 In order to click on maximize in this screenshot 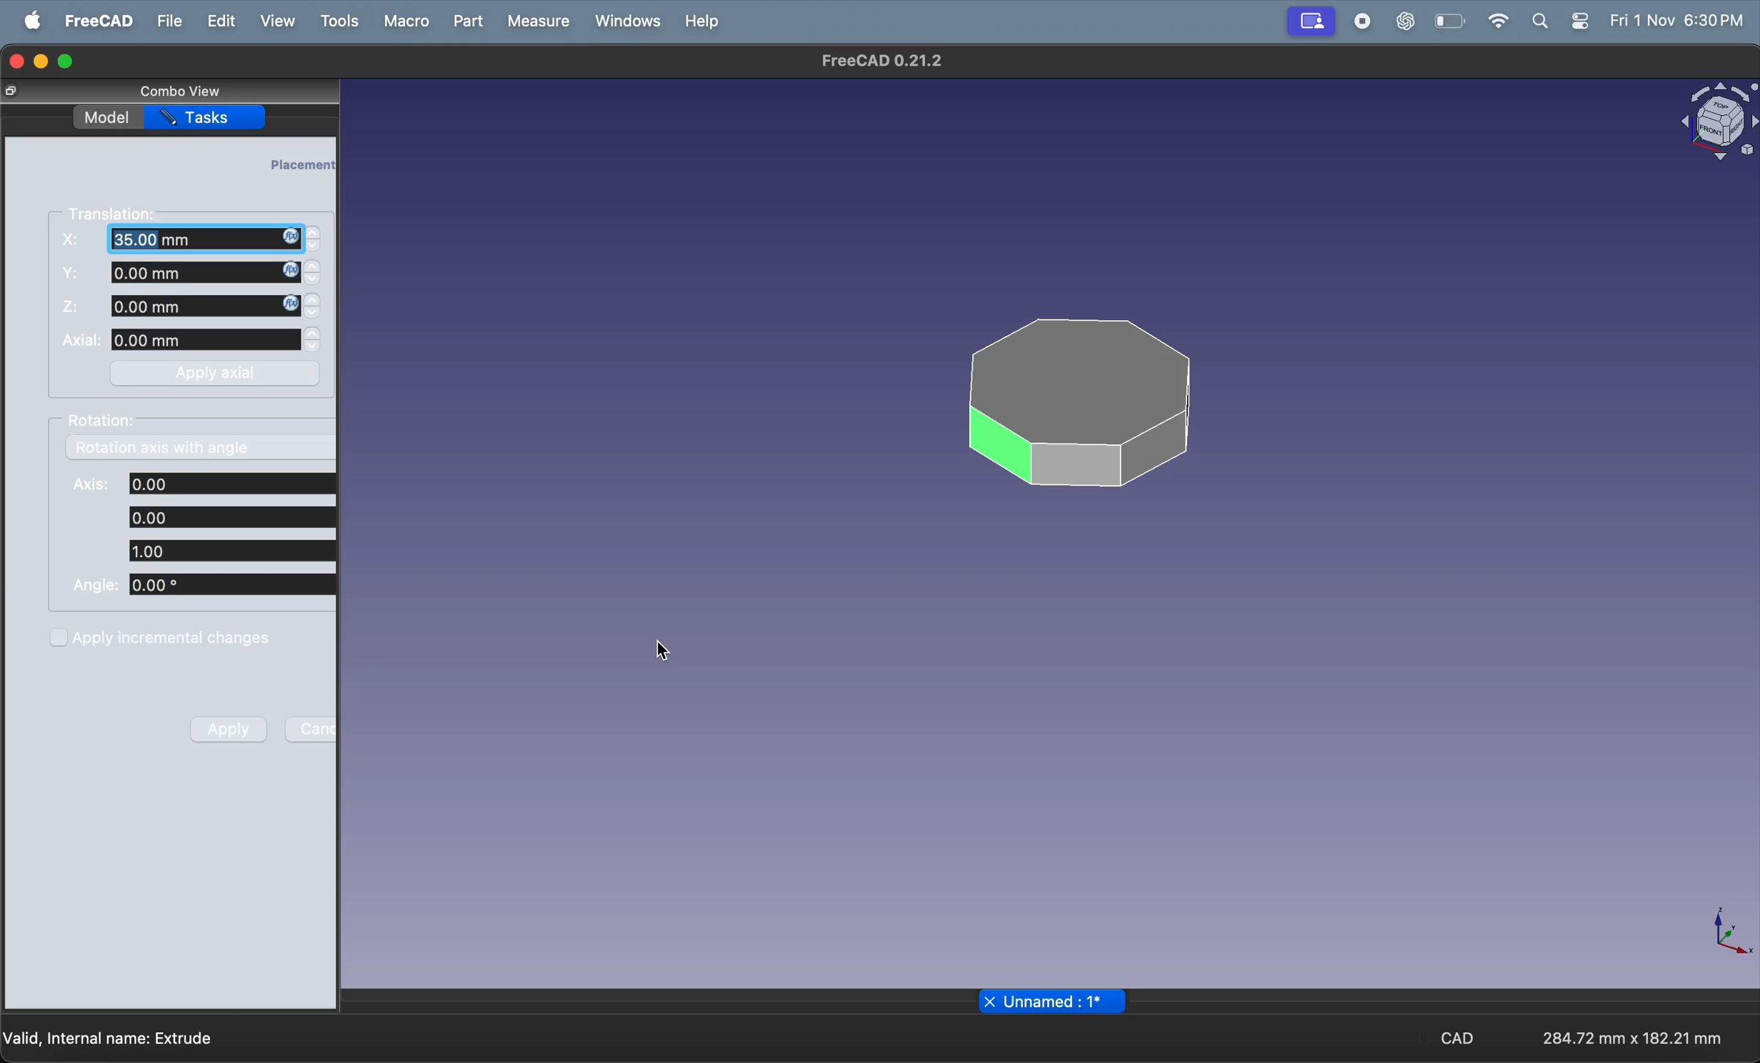, I will do `click(72, 59)`.